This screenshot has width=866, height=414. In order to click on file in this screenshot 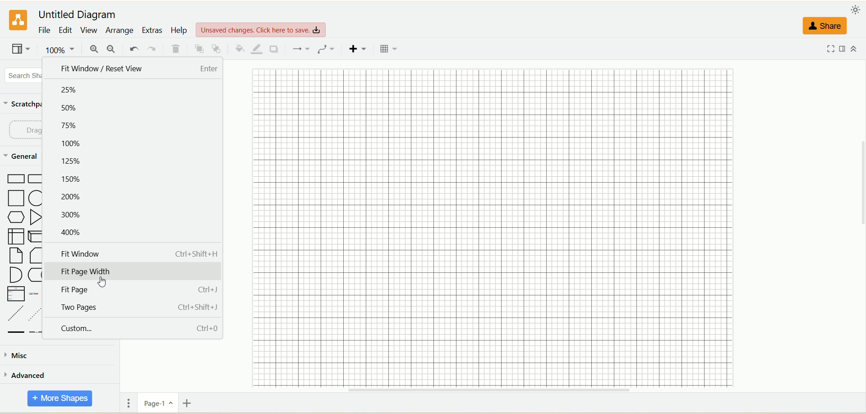, I will do `click(45, 31)`.